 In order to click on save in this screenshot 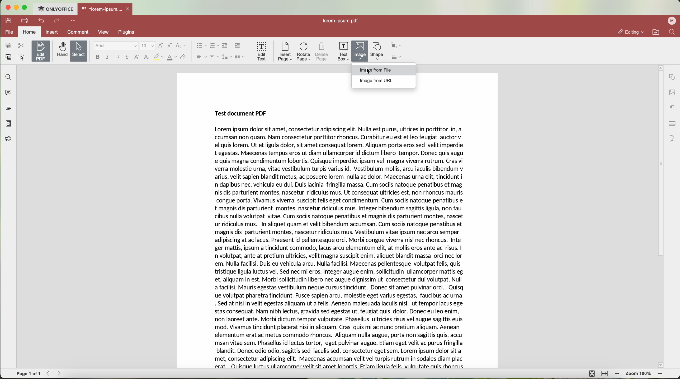, I will do `click(7, 20)`.